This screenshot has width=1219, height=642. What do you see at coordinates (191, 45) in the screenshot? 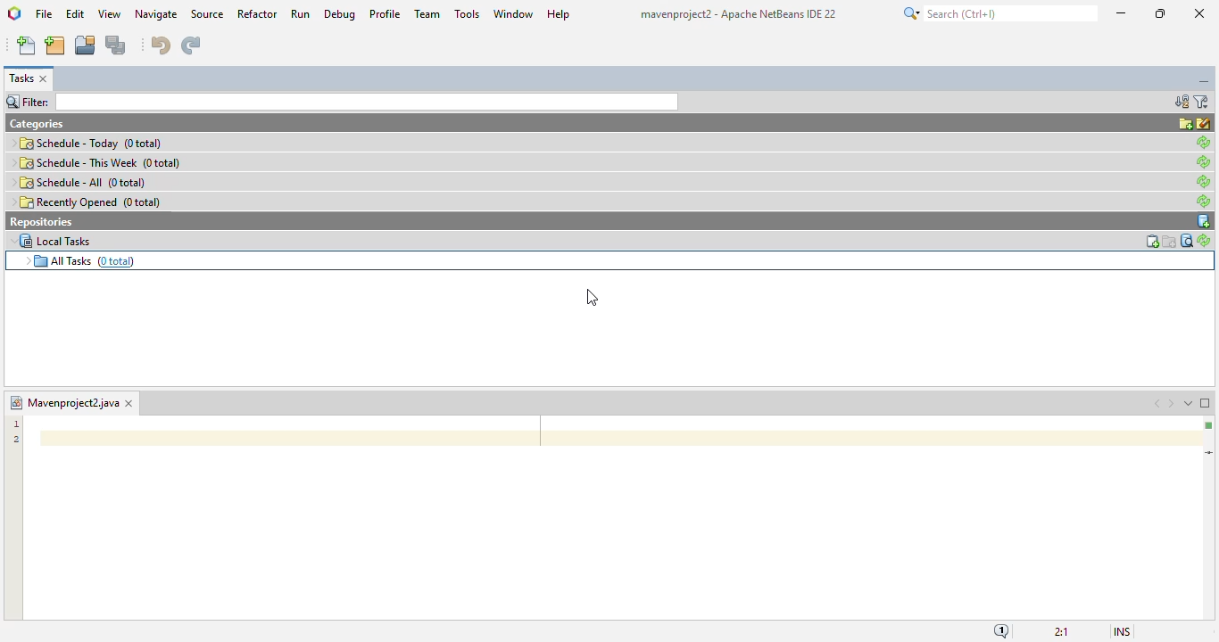
I see `redo` at bounding box center [191, 45].